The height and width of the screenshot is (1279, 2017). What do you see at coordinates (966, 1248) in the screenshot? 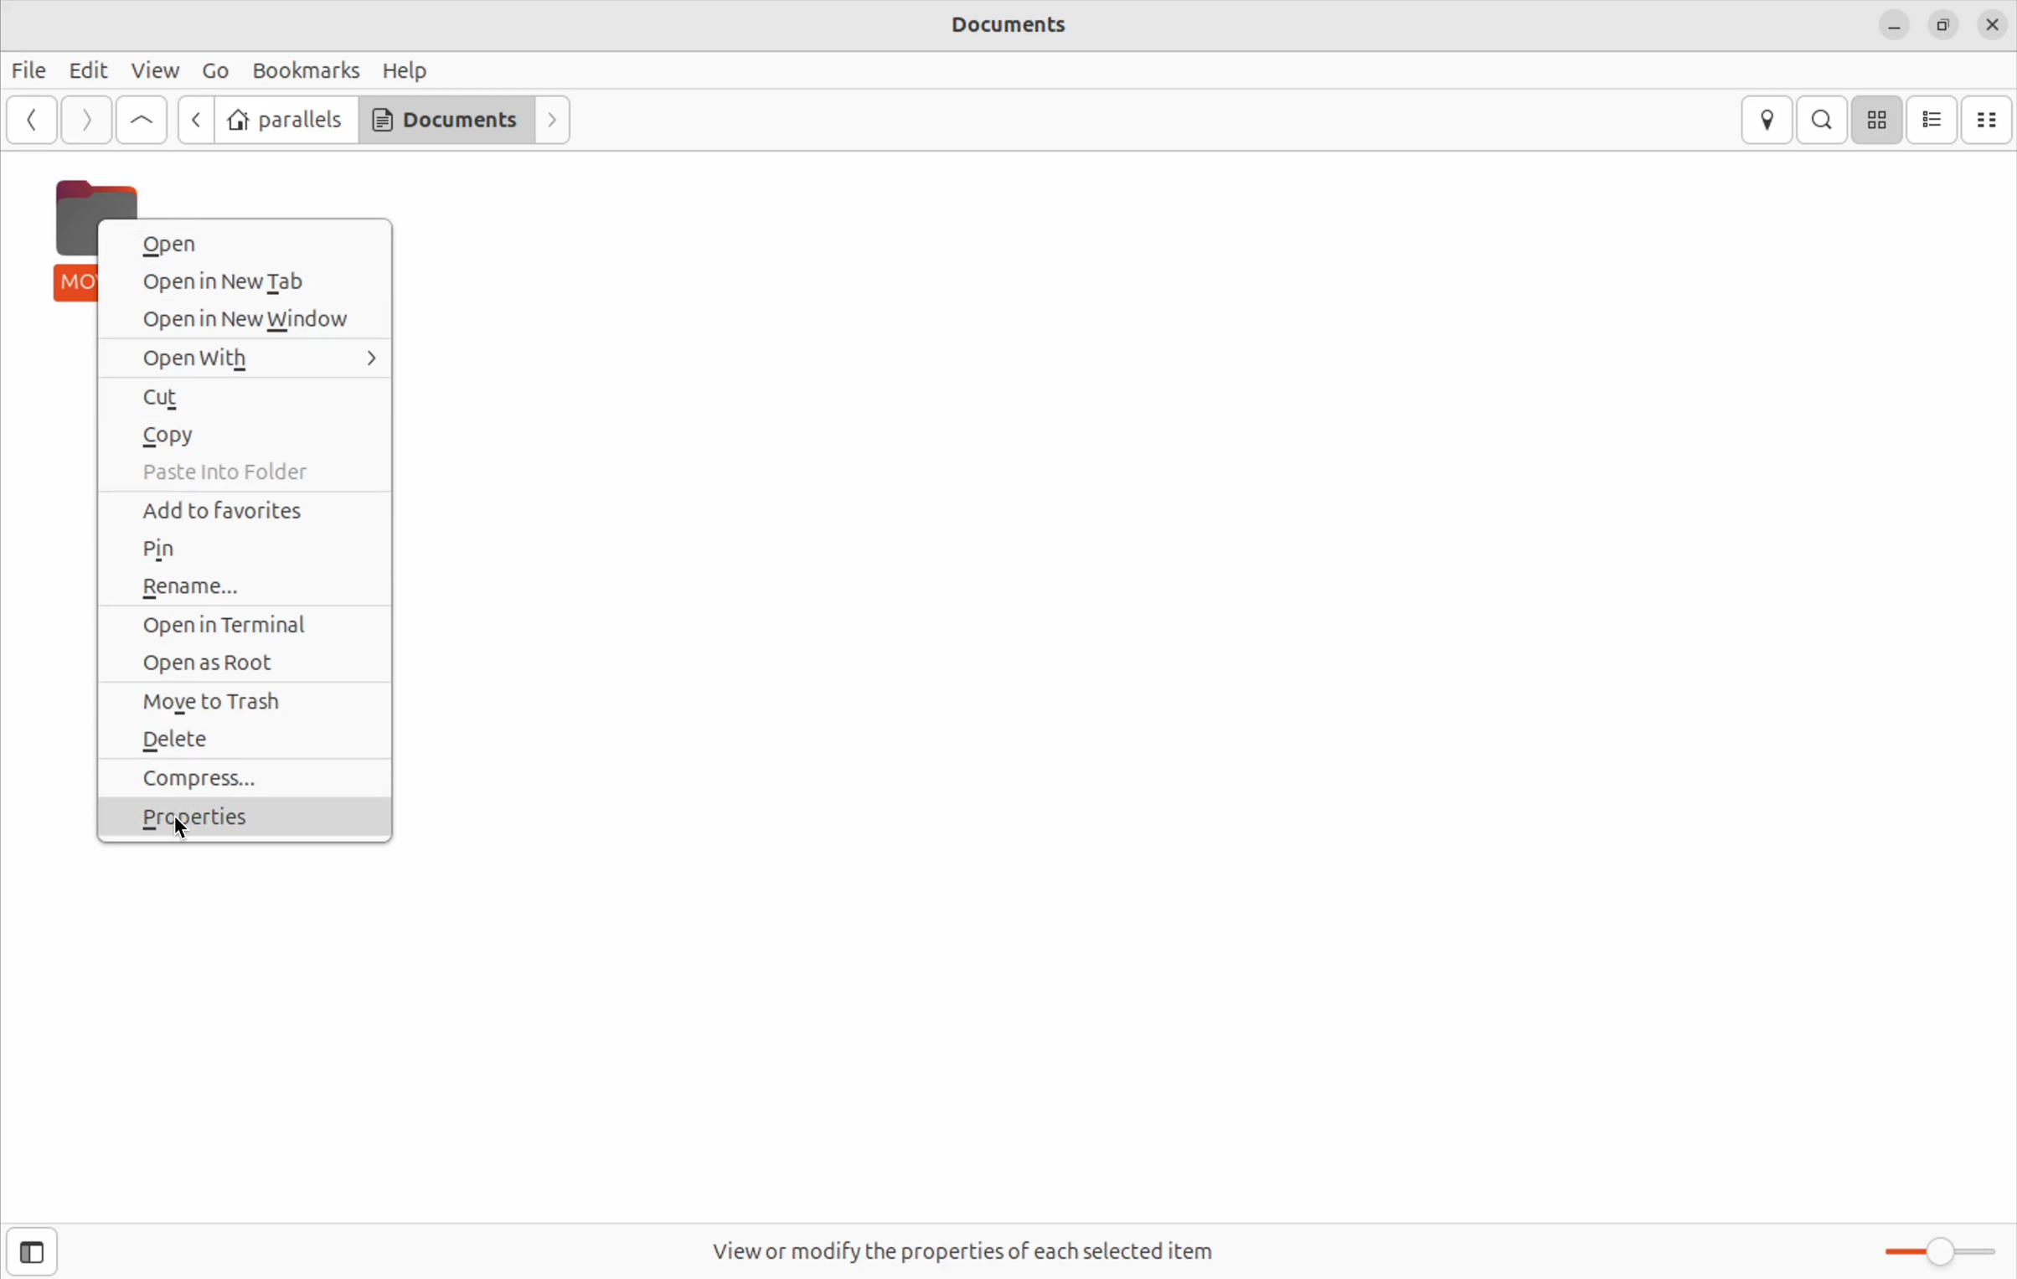
I see `View or modify the properties of each selected item` at bounding box center [966, 1248].